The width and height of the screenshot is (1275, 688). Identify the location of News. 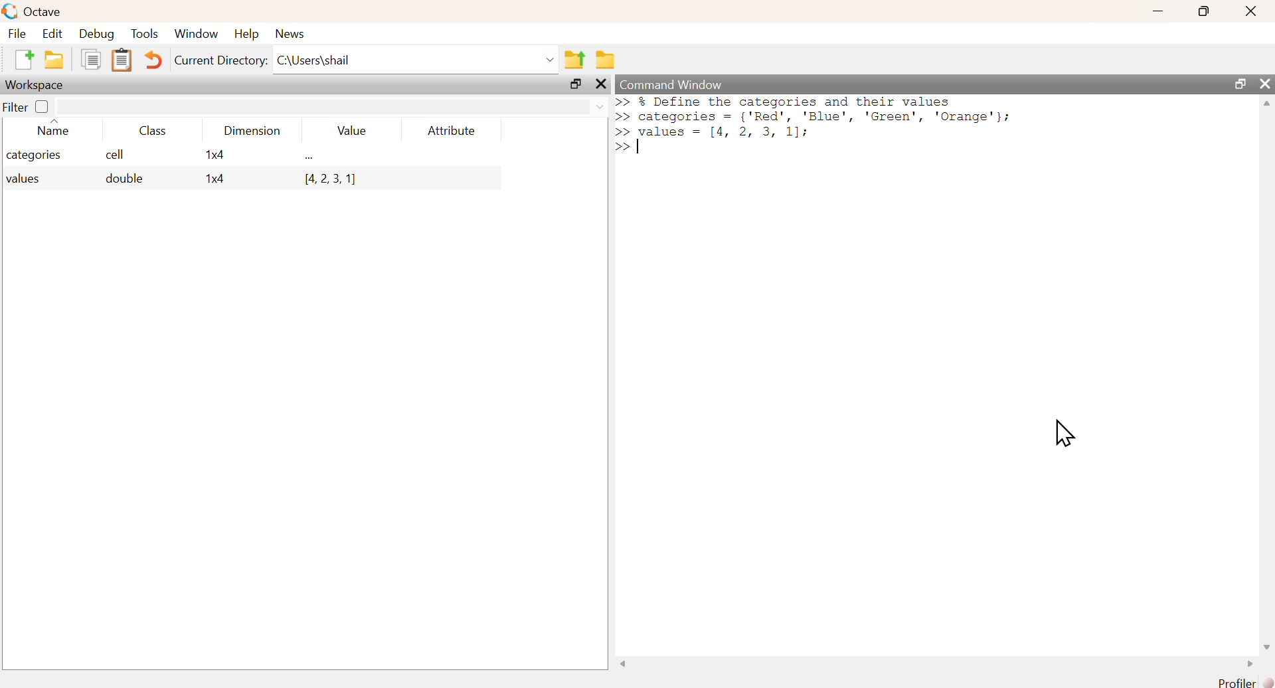
(290, 34).